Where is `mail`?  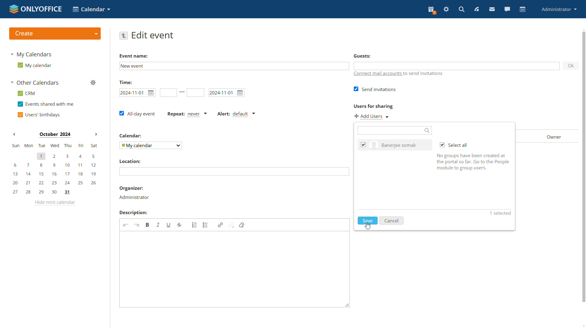 mail is located at coordinates (491, 9).